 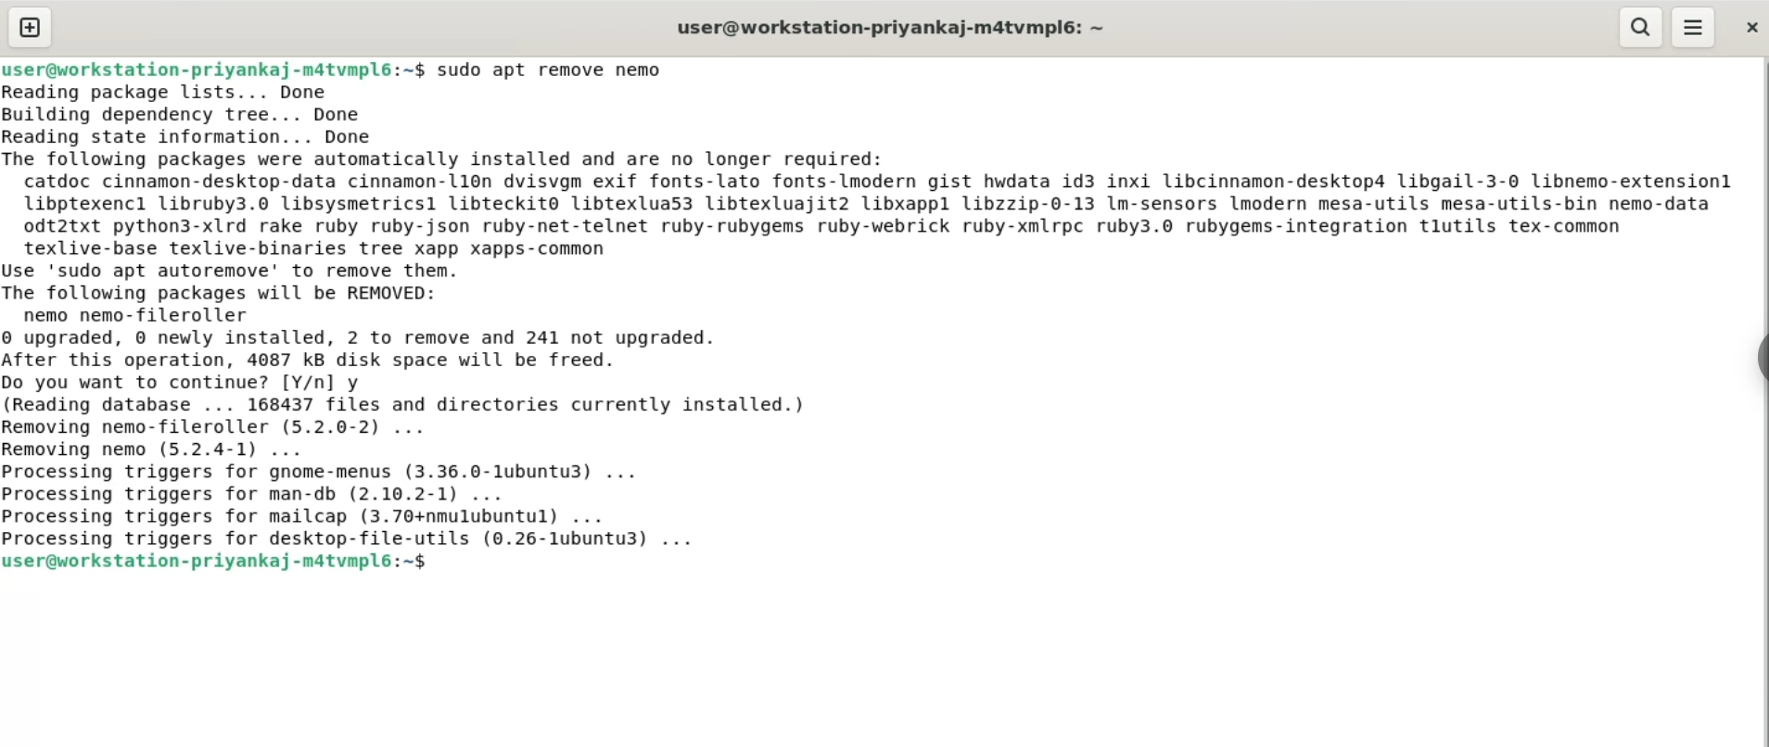 What do you see at coordinates (560, 67) in the screenshot?
I see `sudo apt remove nemo` at bounding box center [560, 67].